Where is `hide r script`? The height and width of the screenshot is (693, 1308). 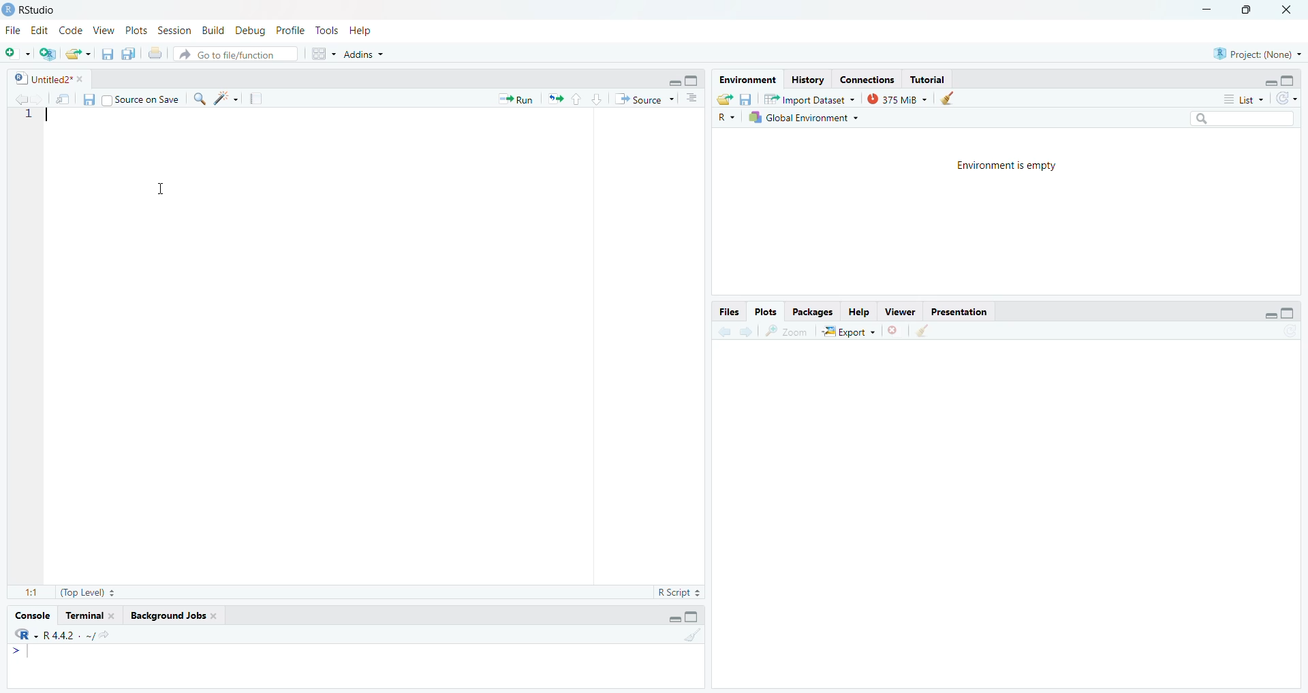 hide r script is located at coordinates (672, 82).